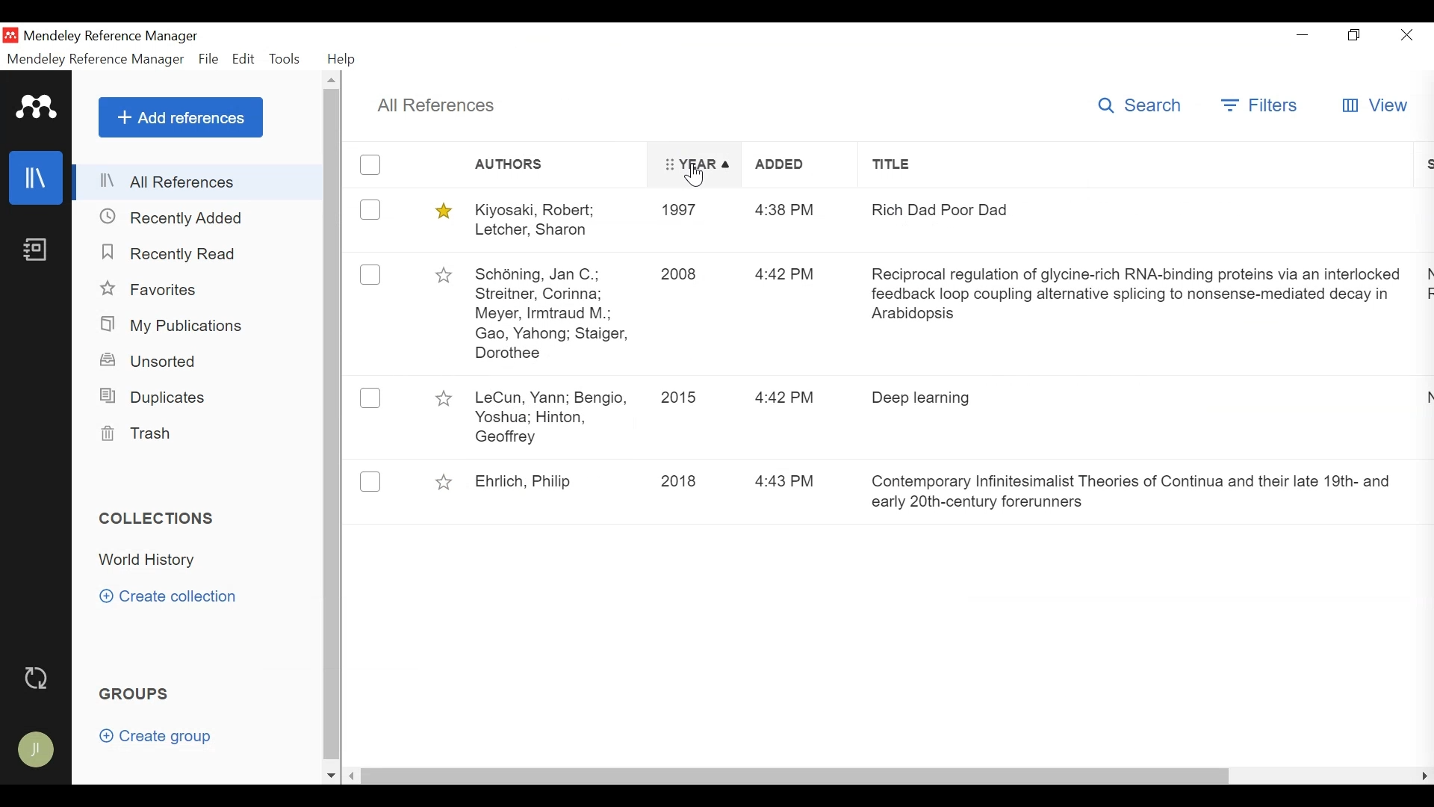 The height and width of the screenshot is (807, 1434). Describe the element at coordinates (356, 775) in the screenshot. I see `Scroll left` at that location.